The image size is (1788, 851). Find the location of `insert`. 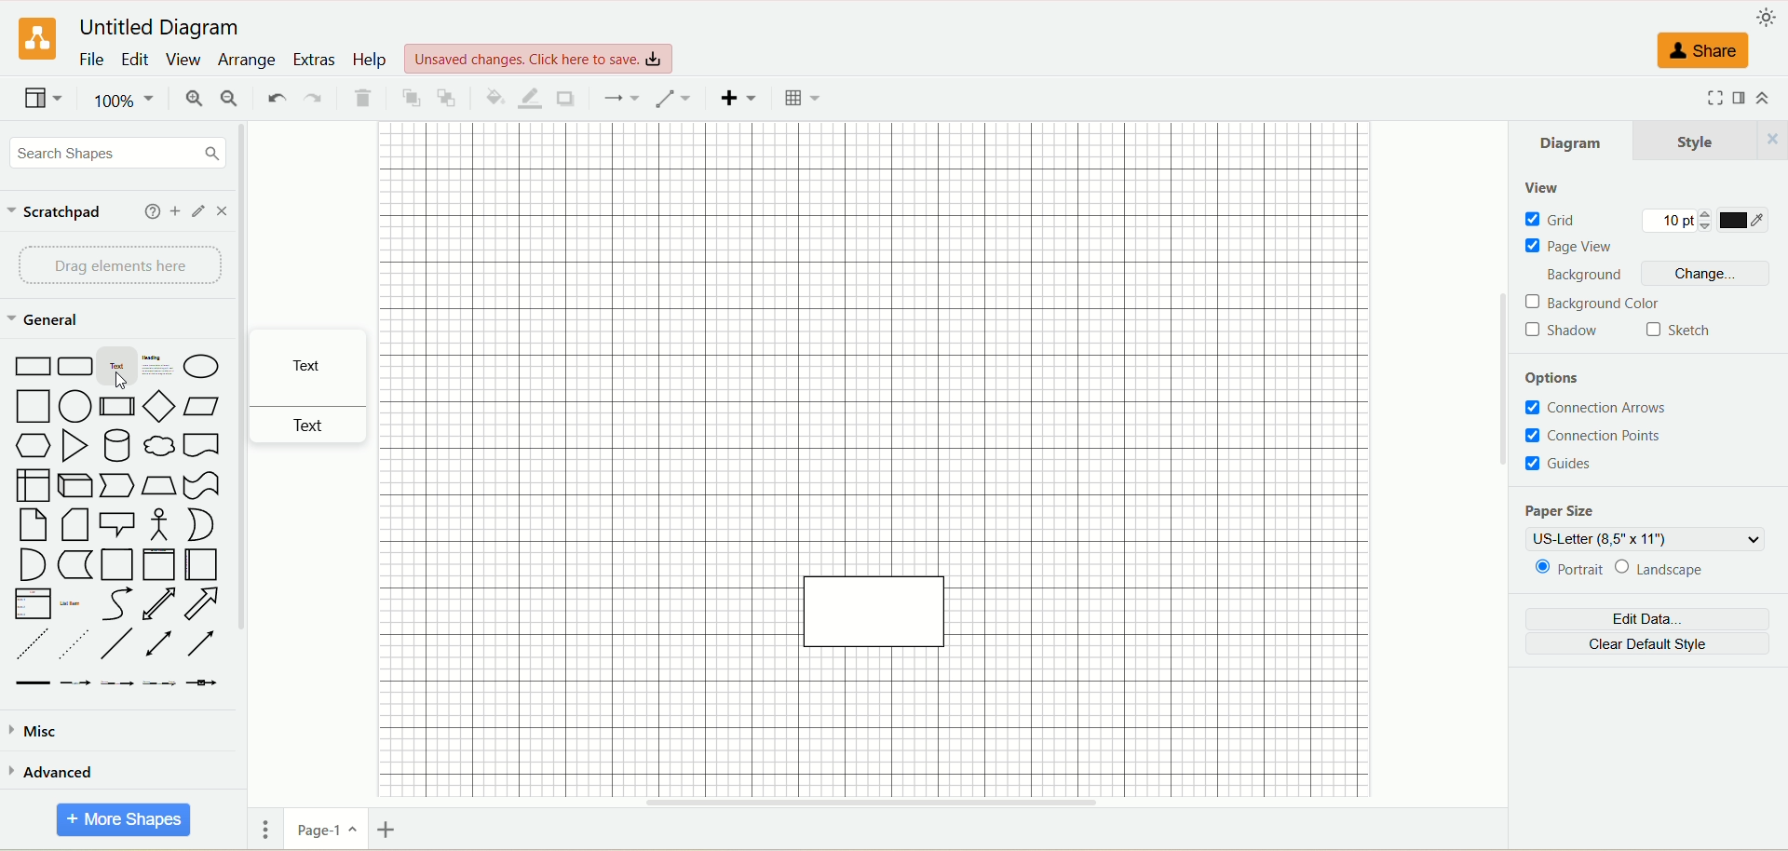

insert is located at coordinates (741, 99).